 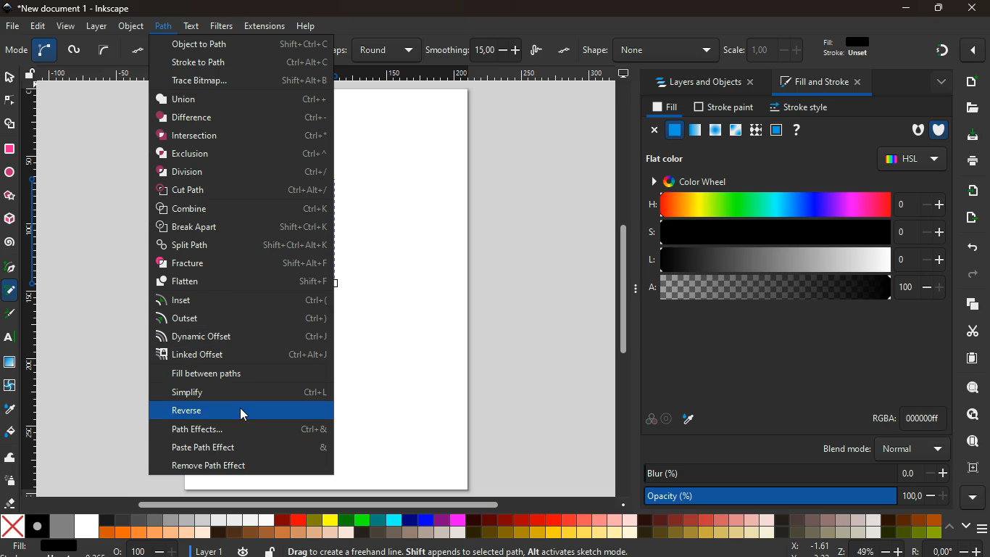 What do you see at coordinates (968, 304) in the screenshot?
I see `layers` at bounding box center [968, 304].